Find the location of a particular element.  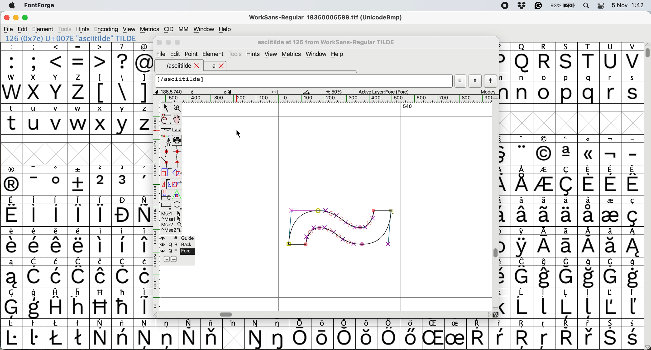

remove is located at coordinates (167, 259).